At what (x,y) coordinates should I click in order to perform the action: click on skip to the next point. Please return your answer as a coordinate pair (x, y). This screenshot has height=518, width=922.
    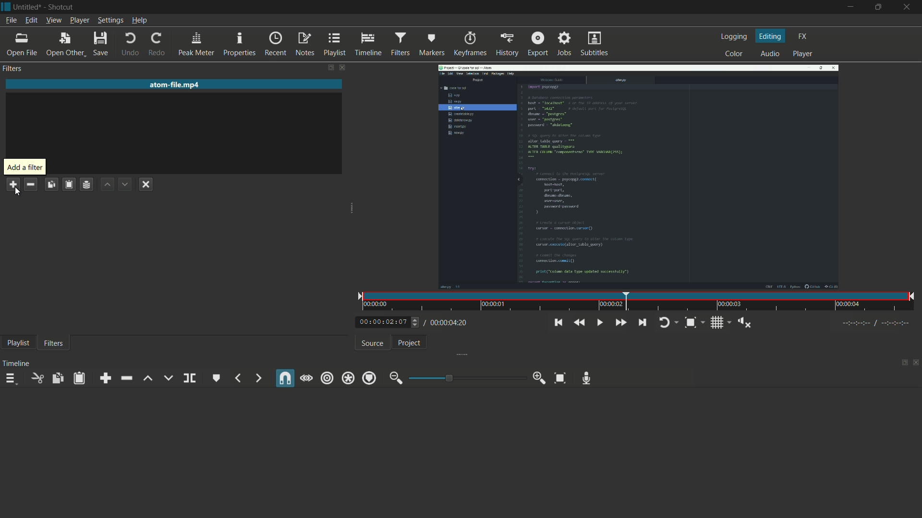
    Looking at the image, I should click on (642, 323).